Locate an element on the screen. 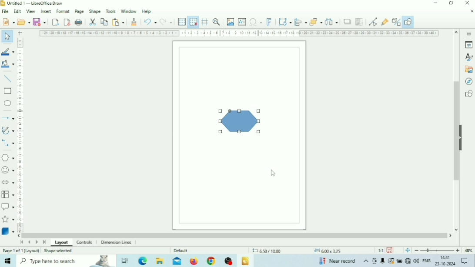  Date is located at coordinates (445, 264).